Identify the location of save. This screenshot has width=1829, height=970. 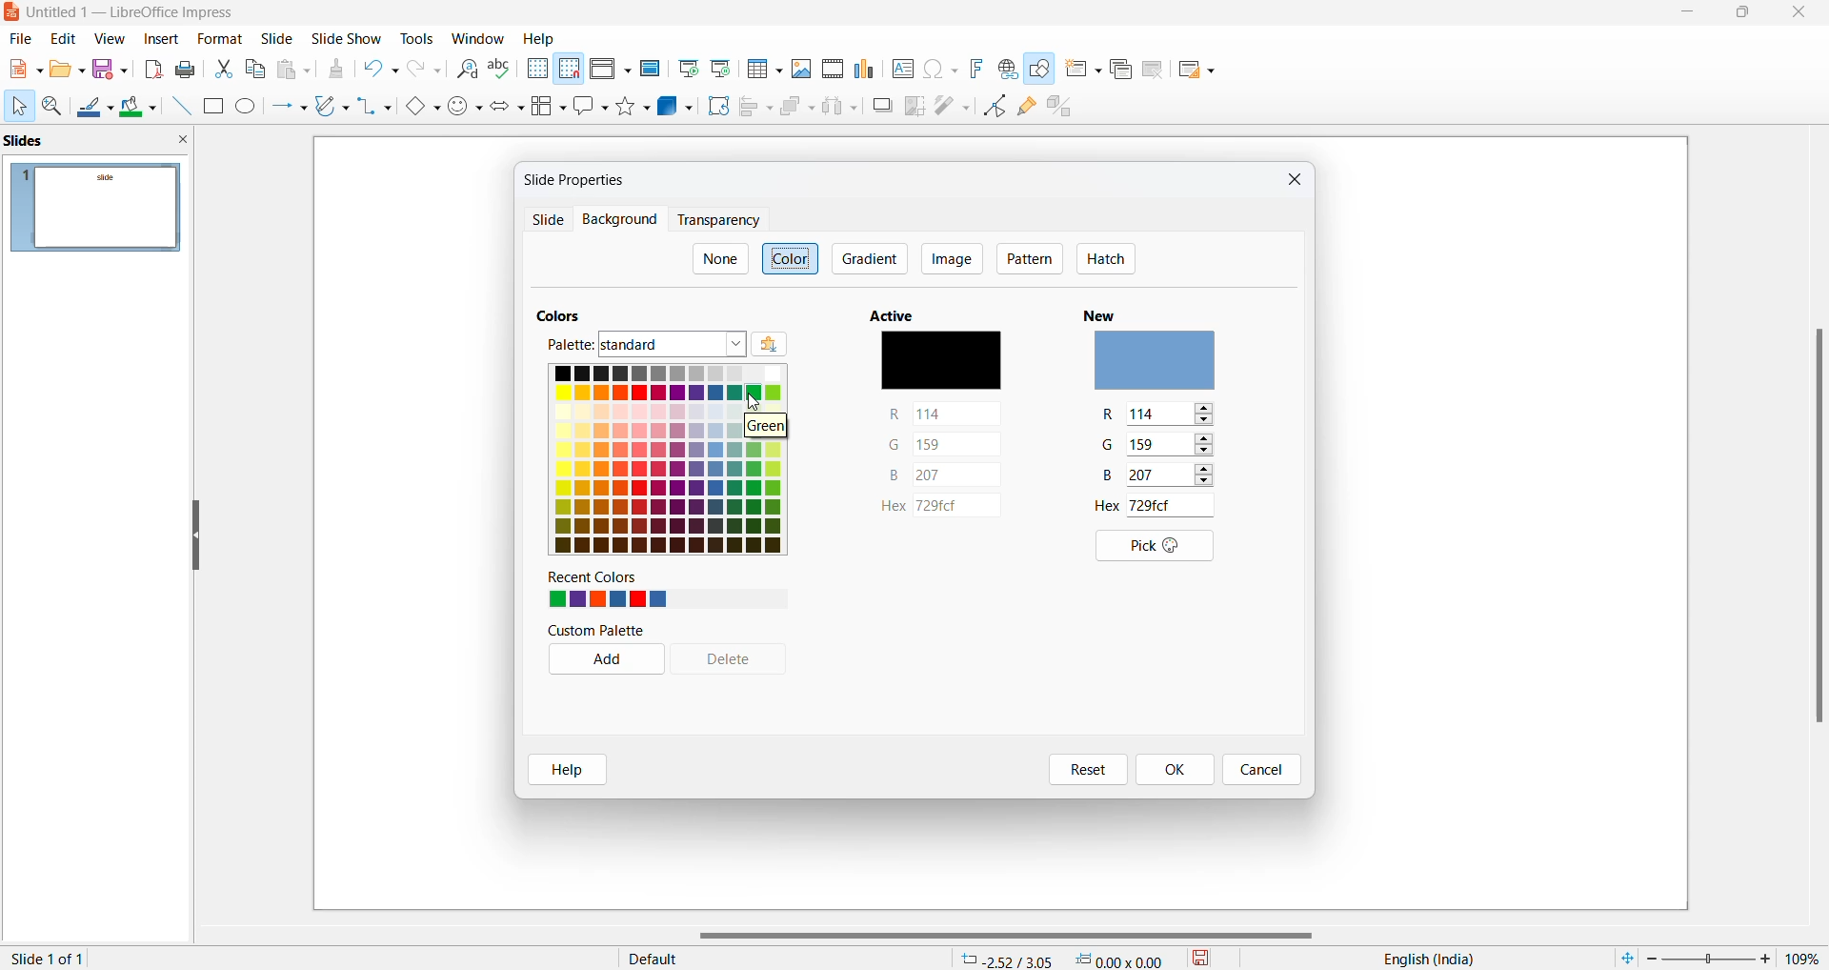
(1202, 957).